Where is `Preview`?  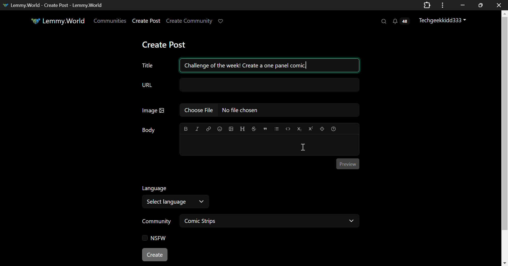
Preview is located at coordinates (348, 164).